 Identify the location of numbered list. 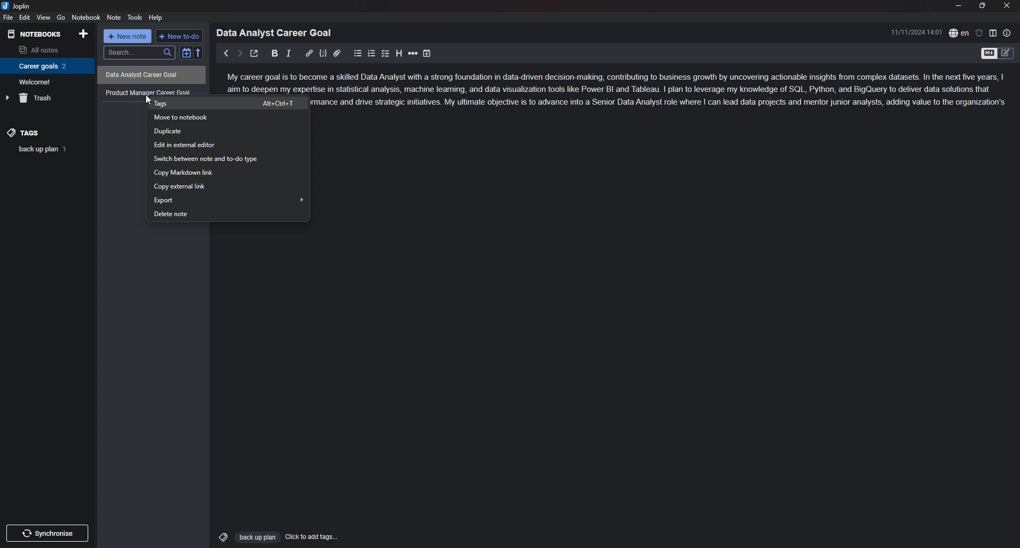
(372, 54).